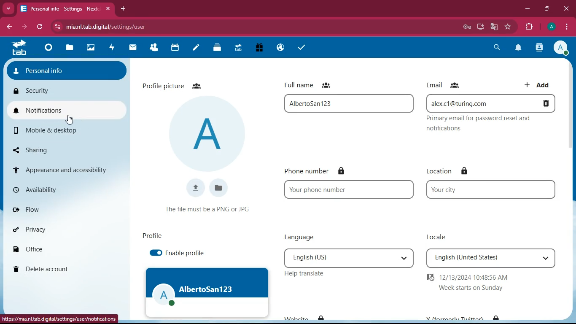 The width and height of the screenshot is (576, 324). I want to click on security, so click(67, 90).